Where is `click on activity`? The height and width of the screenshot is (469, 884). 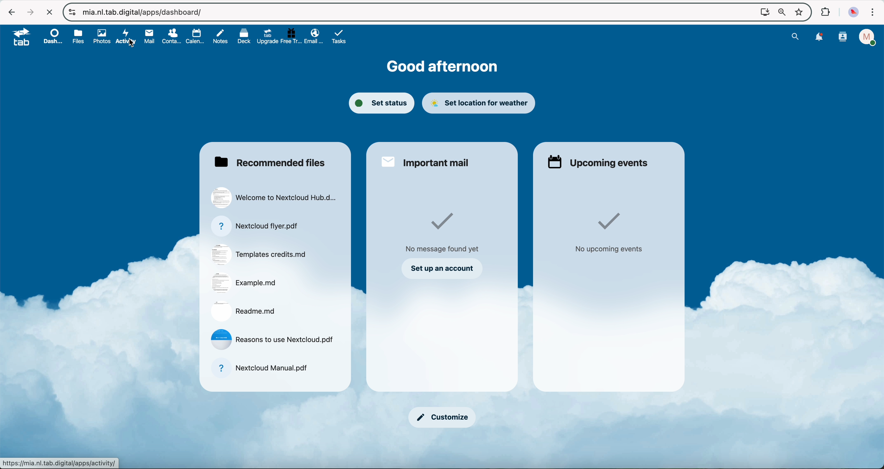 click on activity is located at coordinates (126, 37).